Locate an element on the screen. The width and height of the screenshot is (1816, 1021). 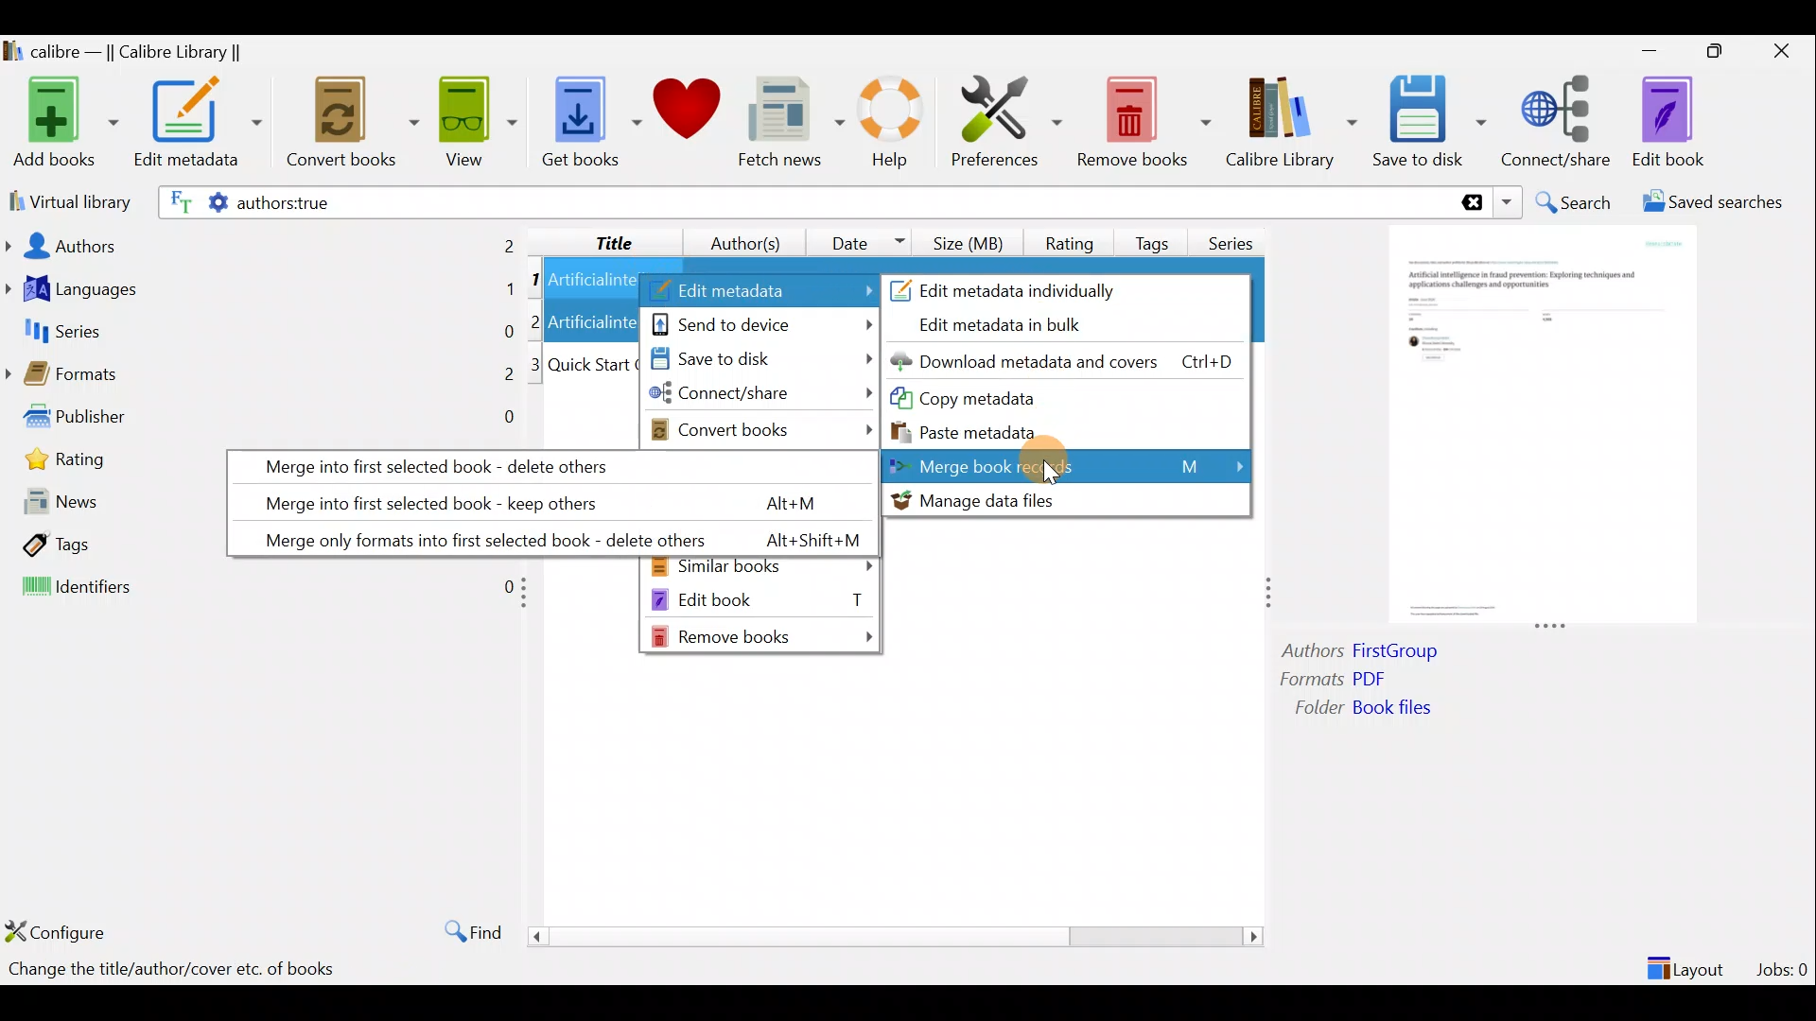
Cursor is located at coordinates (1056, 464).